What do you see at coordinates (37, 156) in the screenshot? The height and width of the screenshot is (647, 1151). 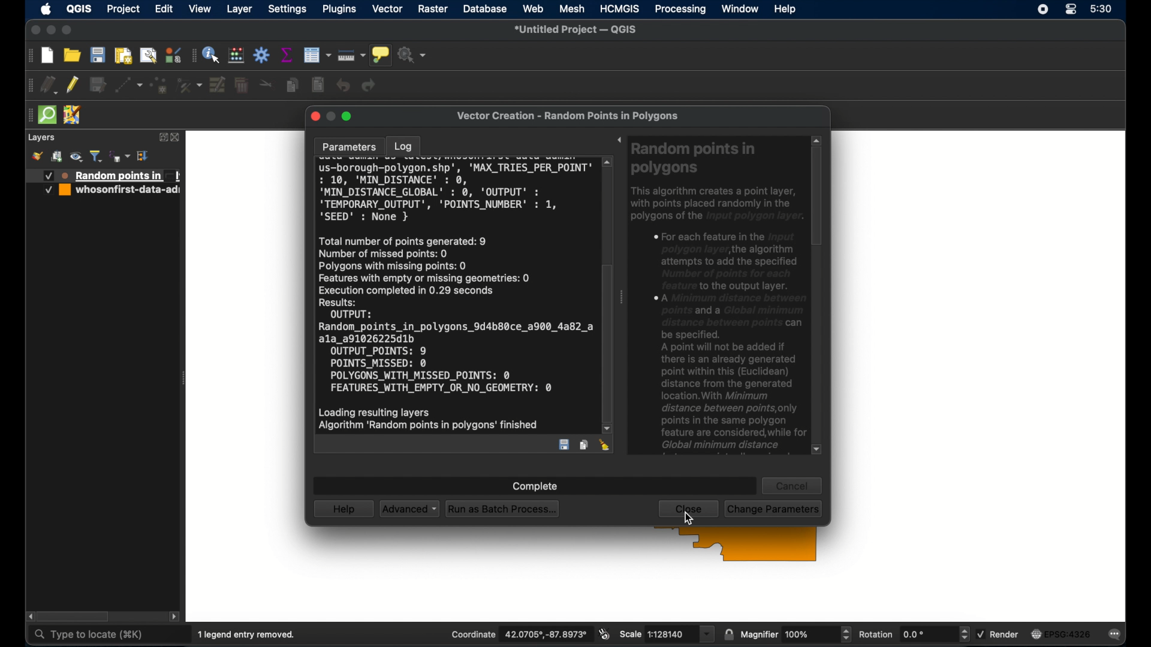 I see `style manager` at bounding box center [37, 156].